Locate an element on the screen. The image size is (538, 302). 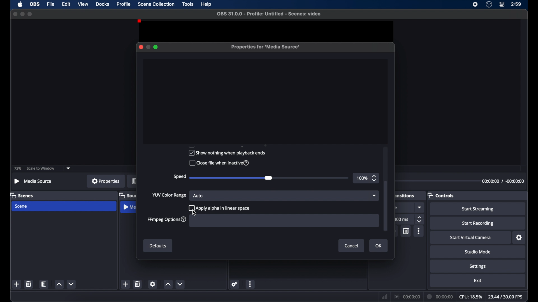
obscure label is located at coordinates (134, 181).